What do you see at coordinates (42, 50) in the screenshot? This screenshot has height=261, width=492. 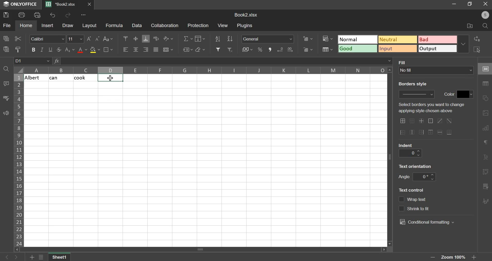 I see `italic` at bounding box center [42, 50].